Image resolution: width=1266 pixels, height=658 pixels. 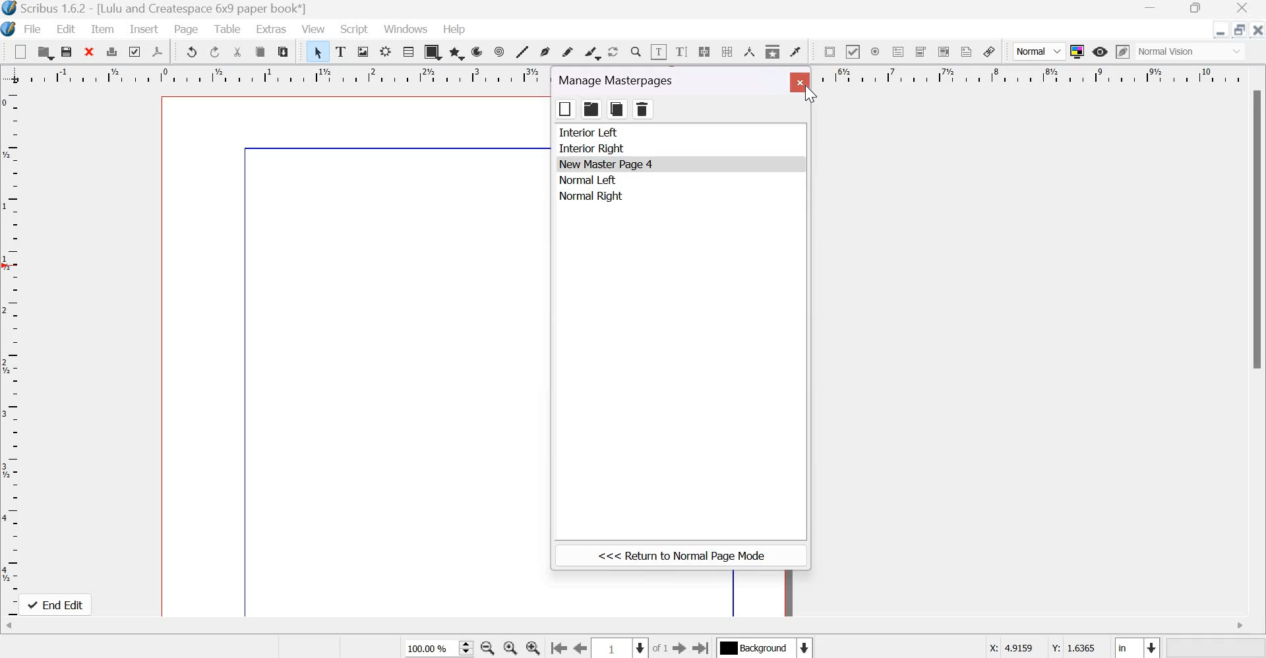 What do you see at coordinates (20, 51) in the screenshot?
I see `New` at bounding box center [20, 51].